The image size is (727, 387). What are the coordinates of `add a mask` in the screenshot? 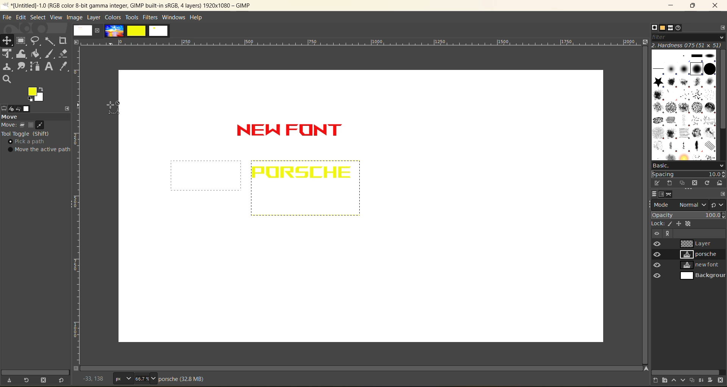 It's located at (713, 379).